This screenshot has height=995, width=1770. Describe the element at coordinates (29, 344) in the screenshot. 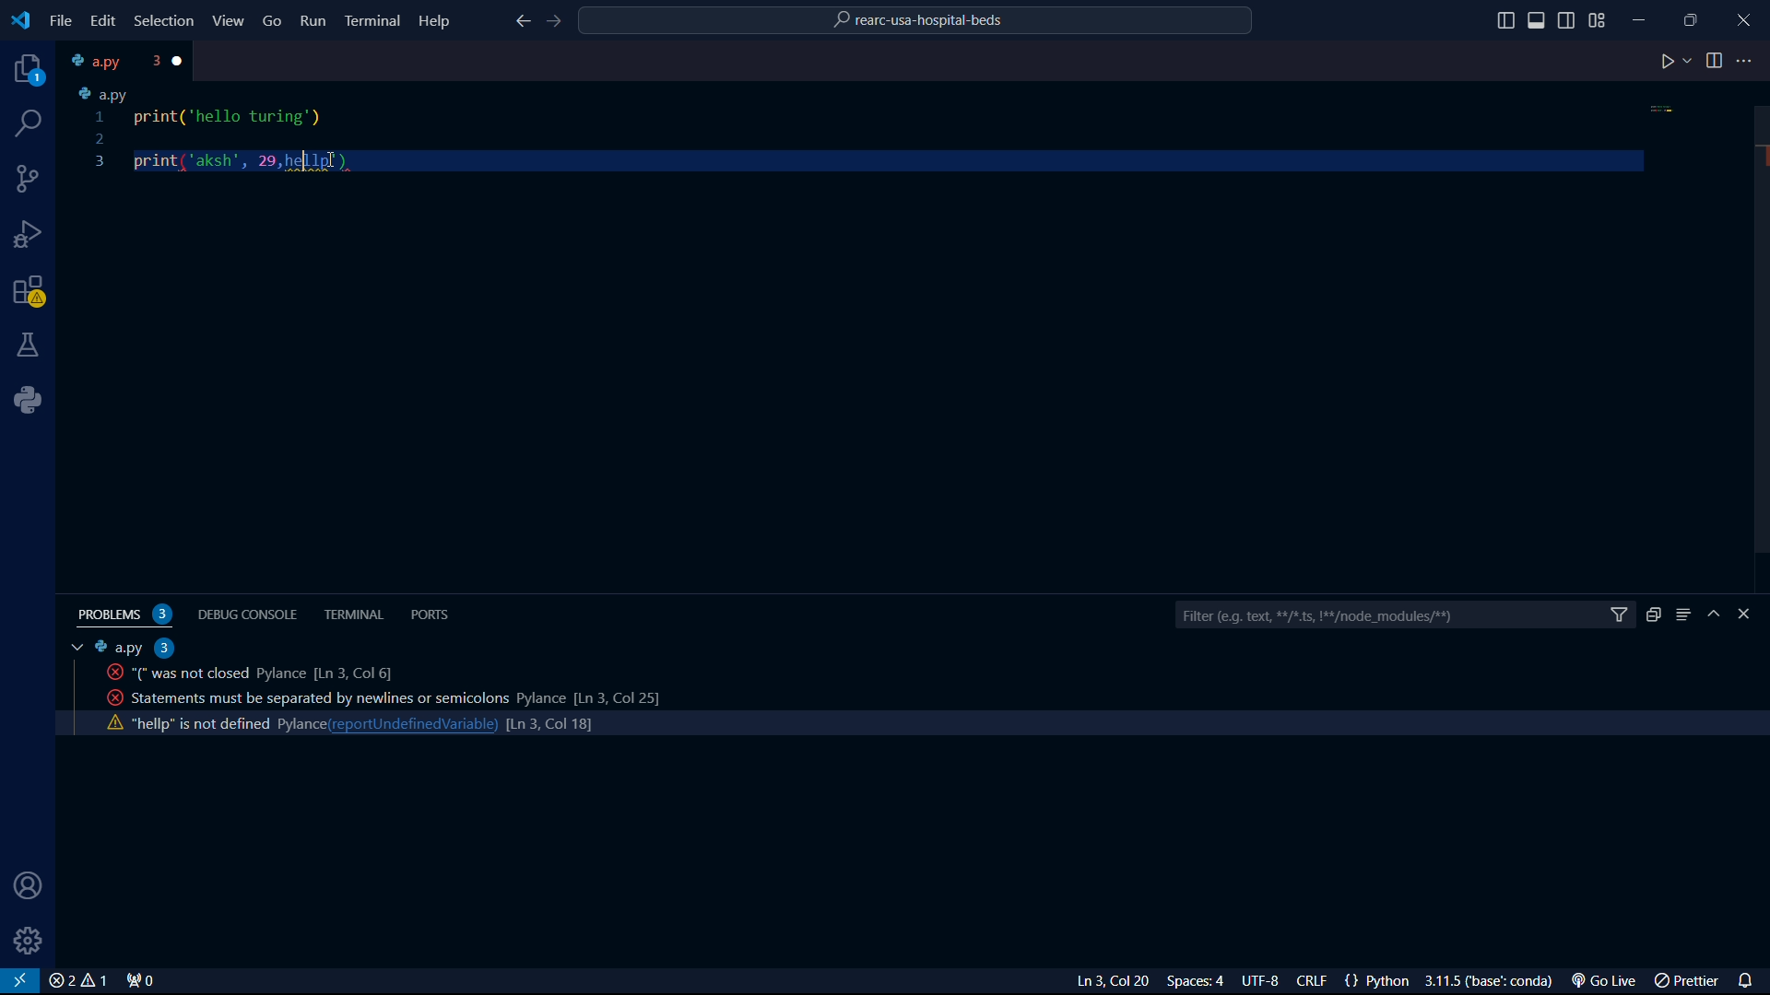

I see `labs` at that location.